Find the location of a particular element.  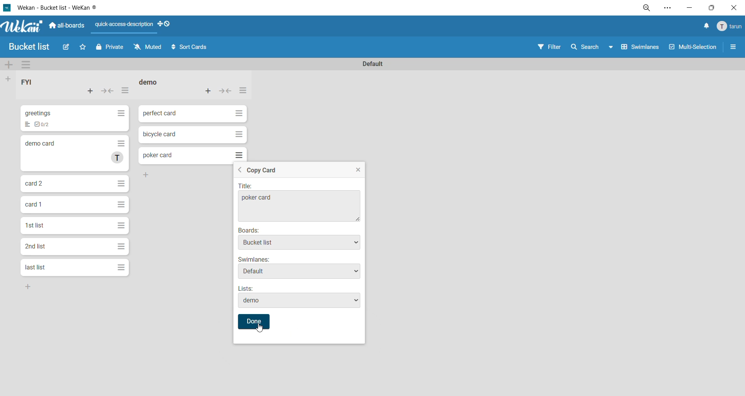

1st list is located at coordinates (35, 226).